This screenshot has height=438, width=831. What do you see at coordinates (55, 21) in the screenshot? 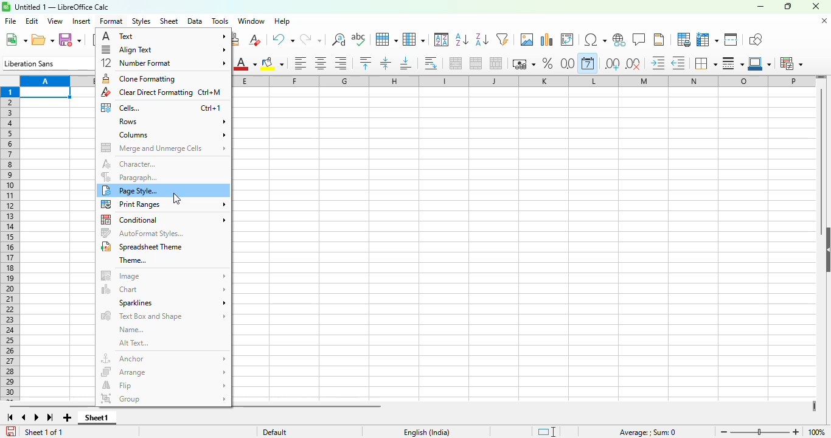
I see `view` at bounding box center [55, 21].